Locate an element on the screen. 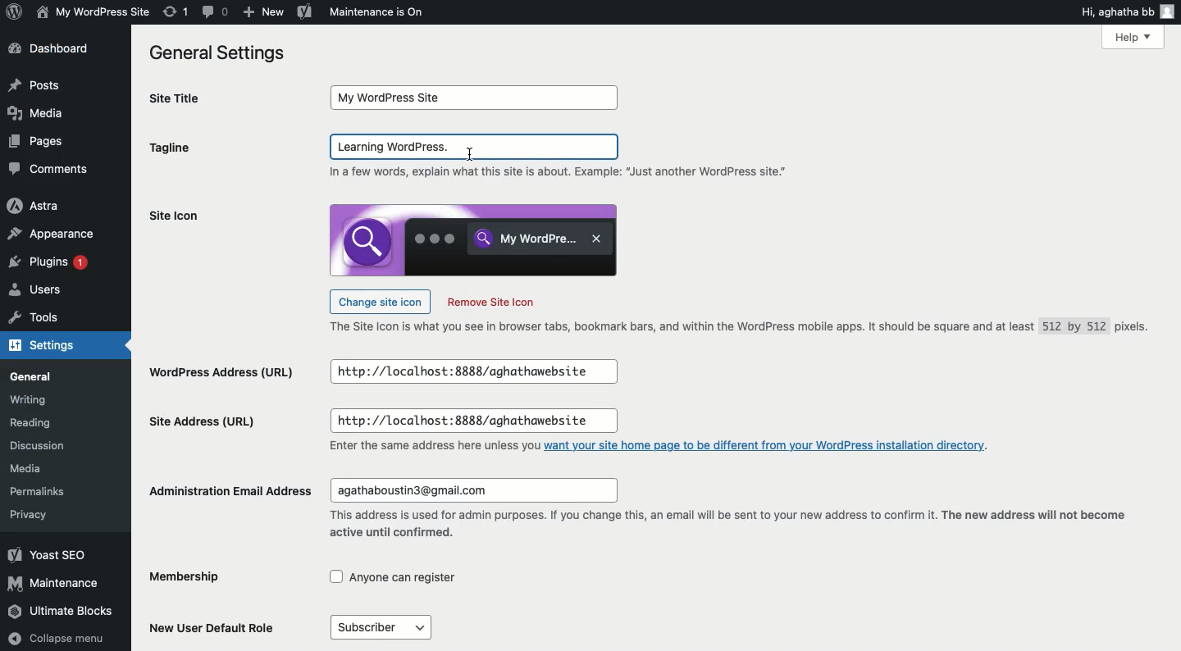 This screenshot has height=651, width=1181. Astra is located at coordinates (34, 207).